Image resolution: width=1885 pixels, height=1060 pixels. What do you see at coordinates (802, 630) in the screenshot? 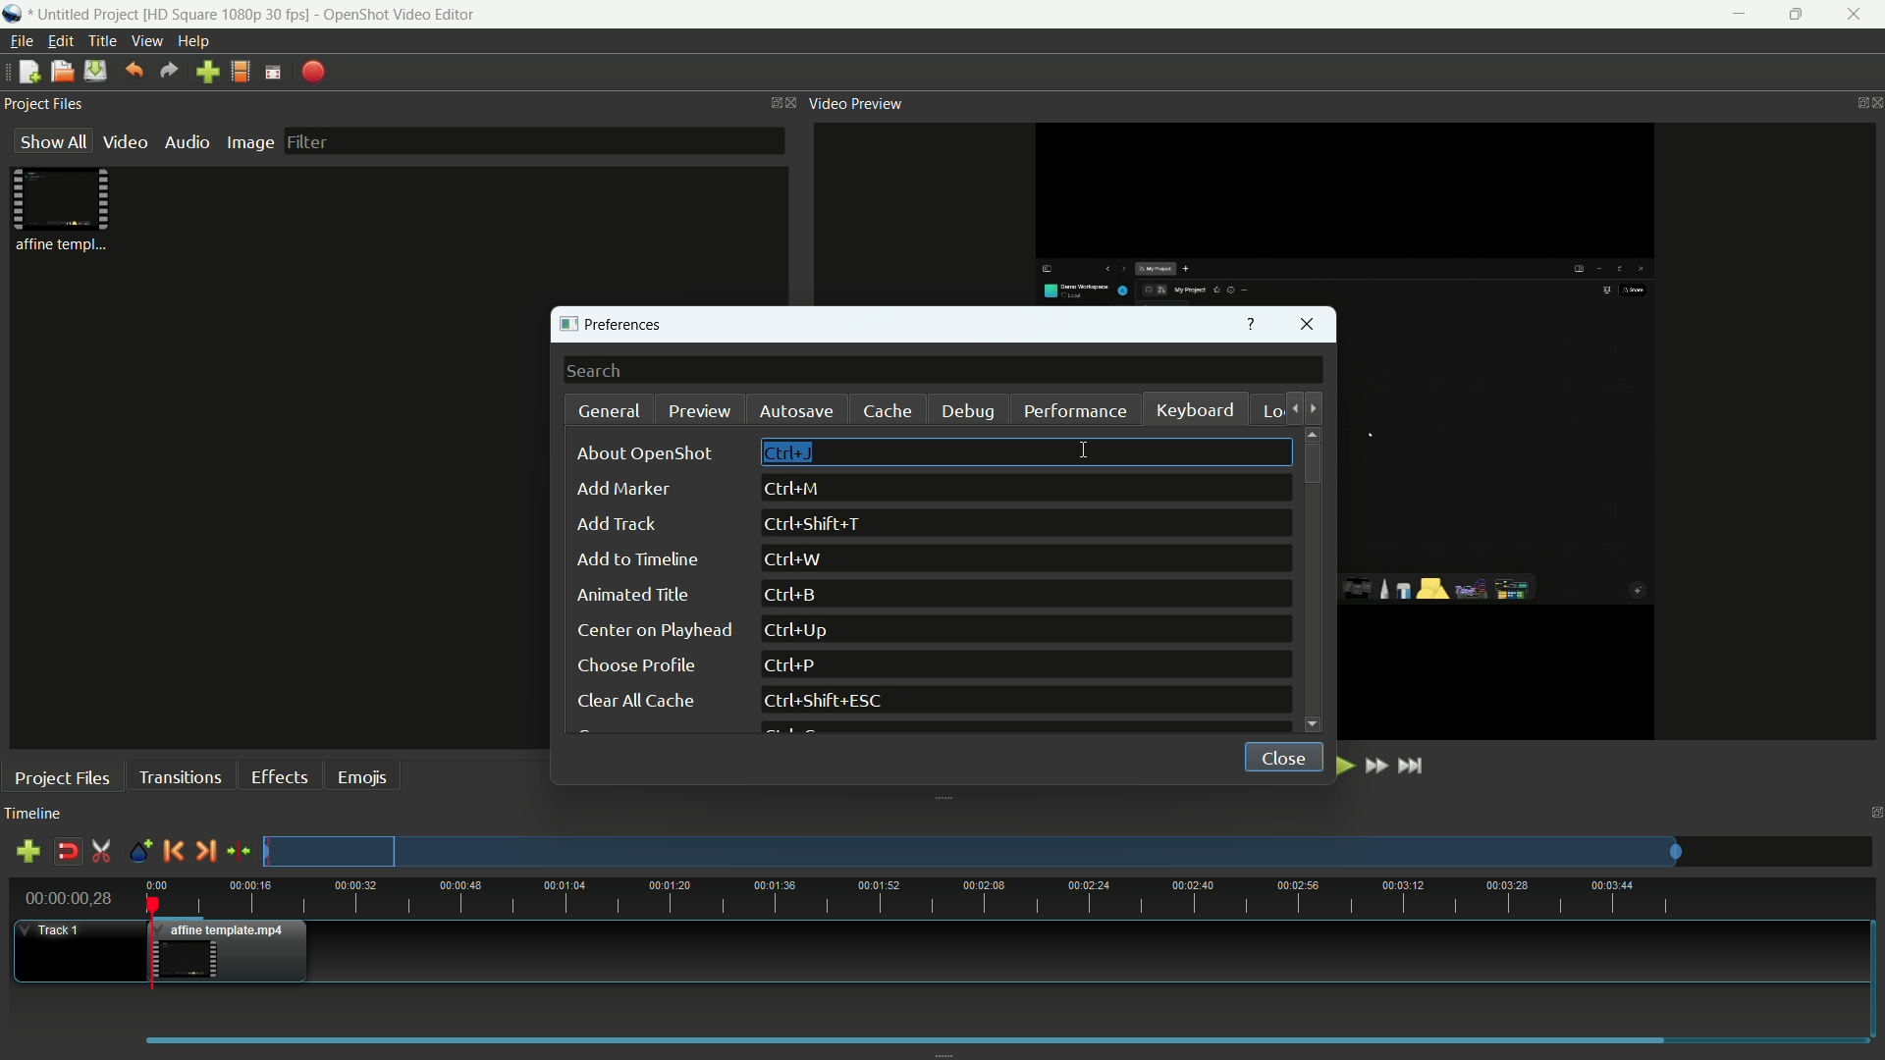
I see `keyboard shortcut` at bounding box center [802, 630].